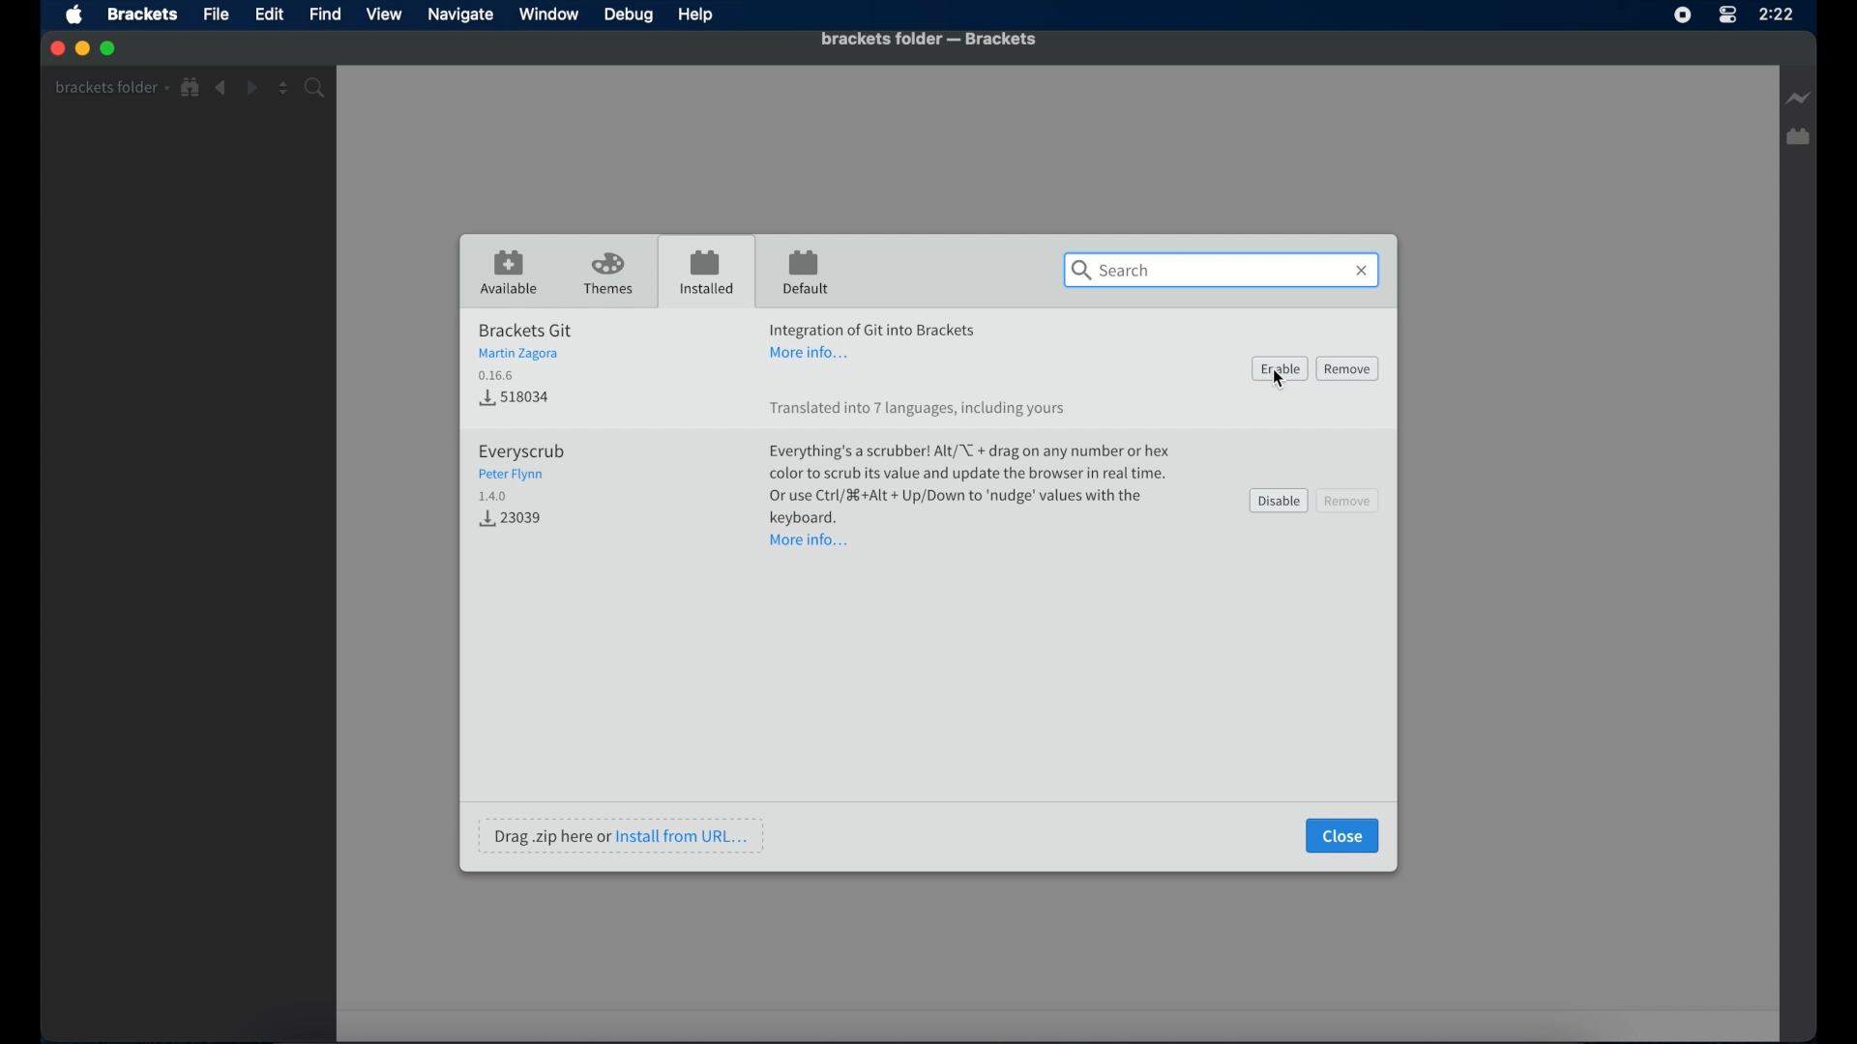 This screenshot has height=1044, width=1857. What do you see at coordinates (1279, 501) in the screenshot?
I see `disbale` at bounding box center [1279, 501].